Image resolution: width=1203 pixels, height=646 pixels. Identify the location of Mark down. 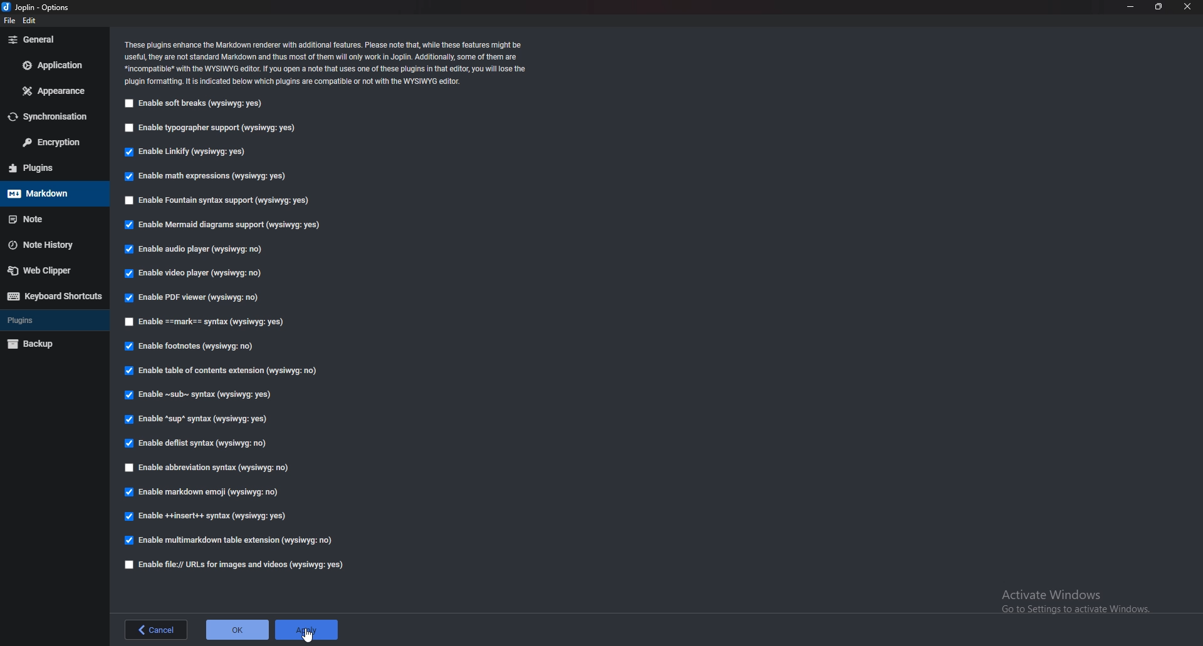
(46, 195).